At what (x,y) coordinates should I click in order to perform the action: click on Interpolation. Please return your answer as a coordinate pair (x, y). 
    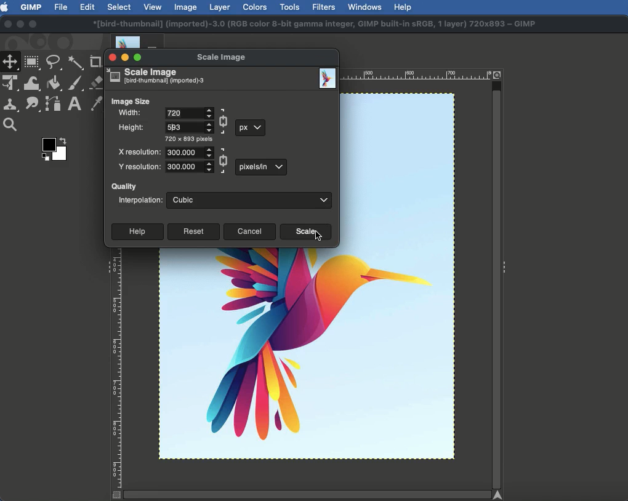
    Looking at the image, I should click on (137, 201).